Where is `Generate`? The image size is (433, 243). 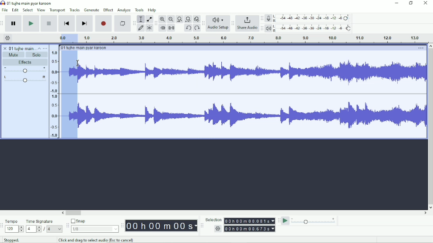 Generate is located at coordinates (92, 10).